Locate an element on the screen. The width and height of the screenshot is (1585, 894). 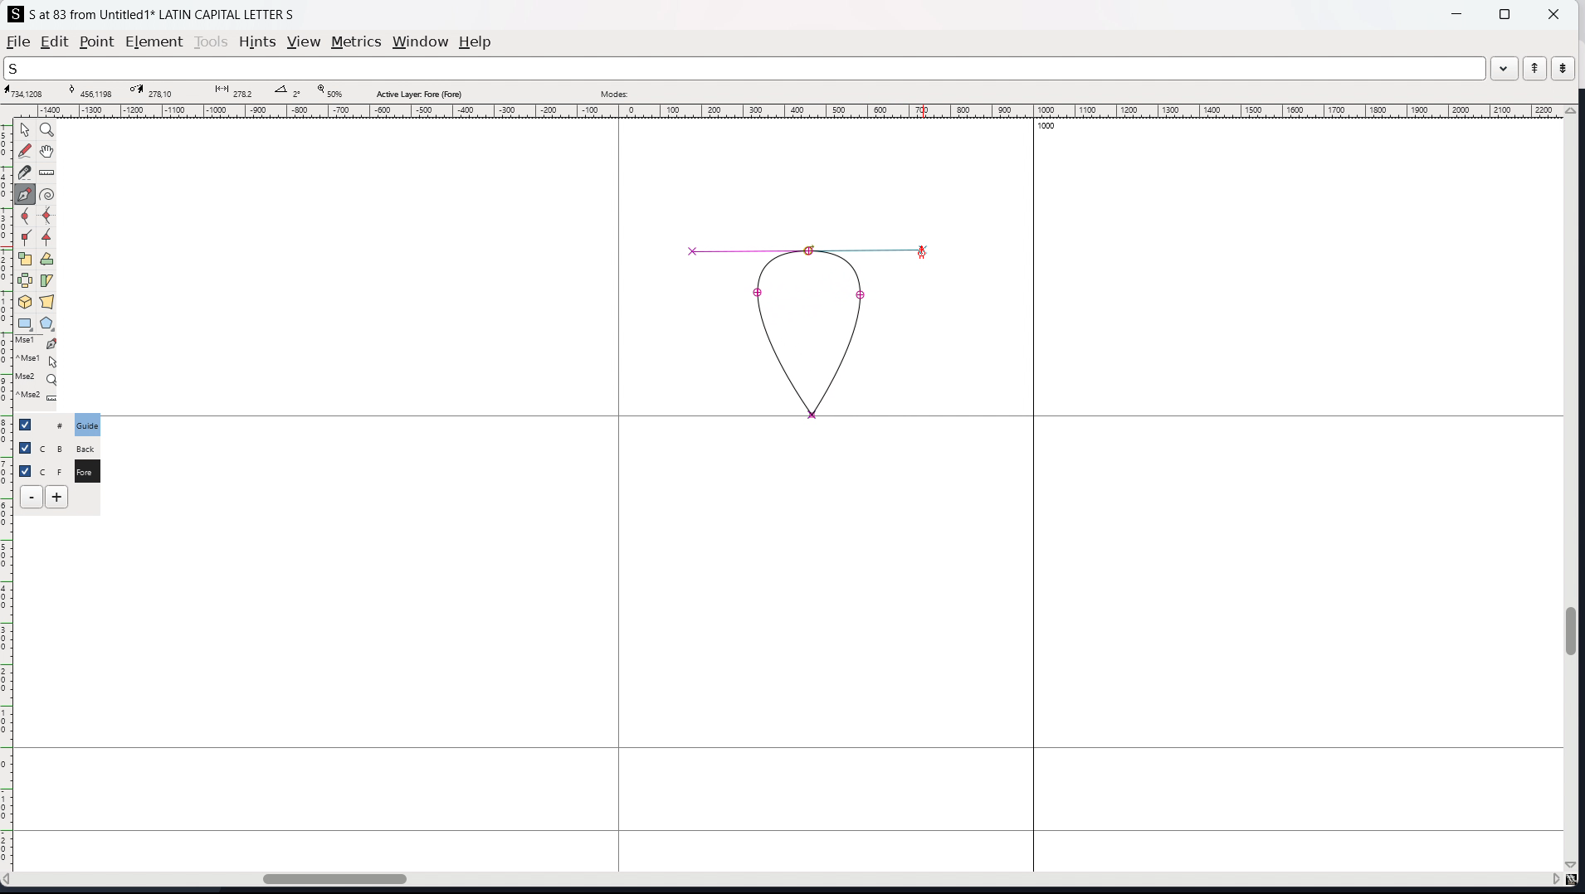
search  the wordlist is located at coordinates (744, 68).